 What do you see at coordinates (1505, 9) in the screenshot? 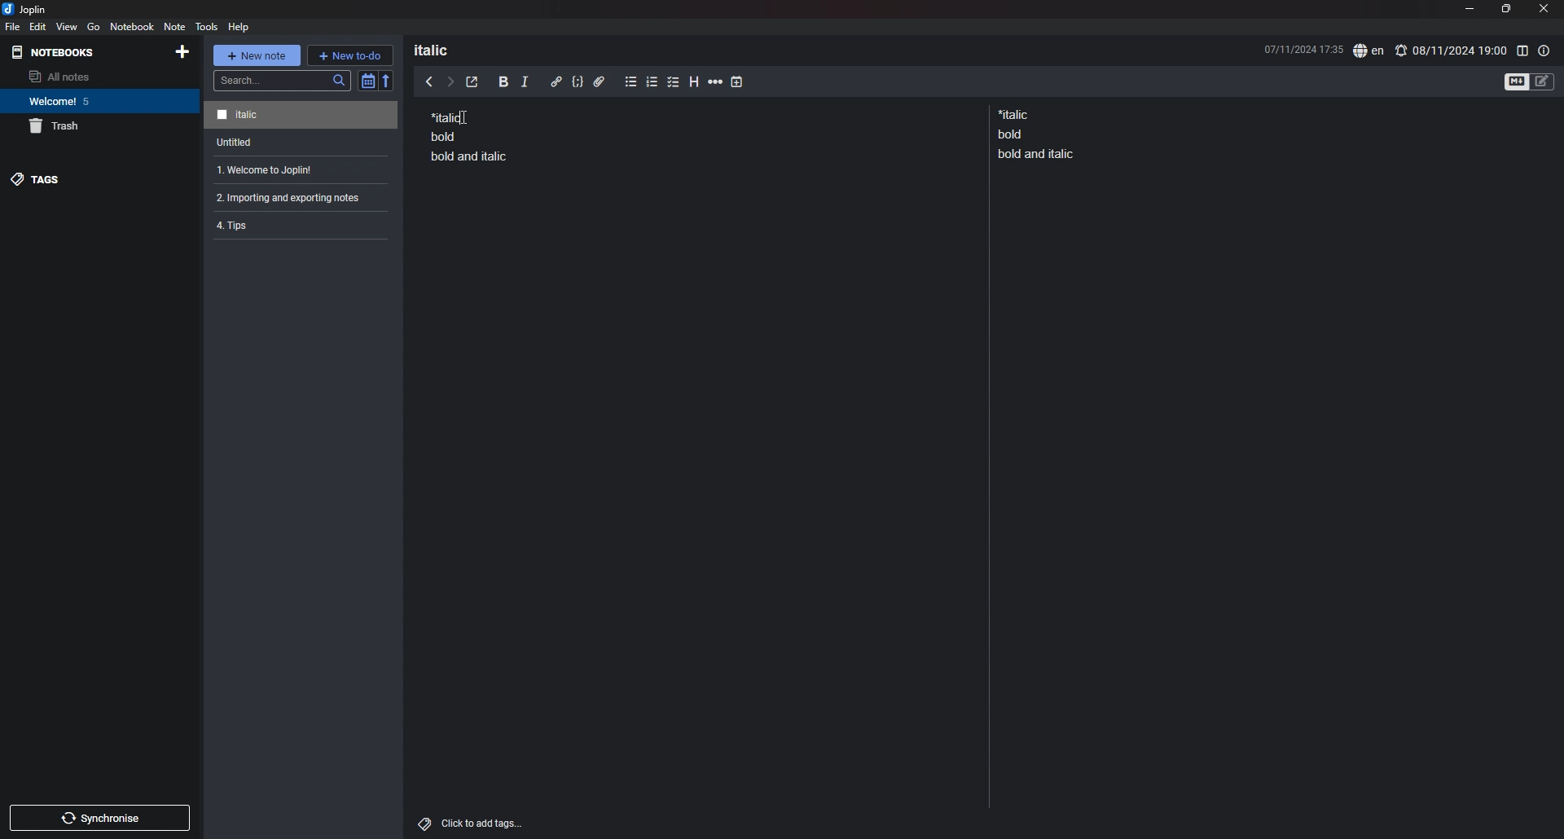
I see `resize` at bounding box center [1505, 9].